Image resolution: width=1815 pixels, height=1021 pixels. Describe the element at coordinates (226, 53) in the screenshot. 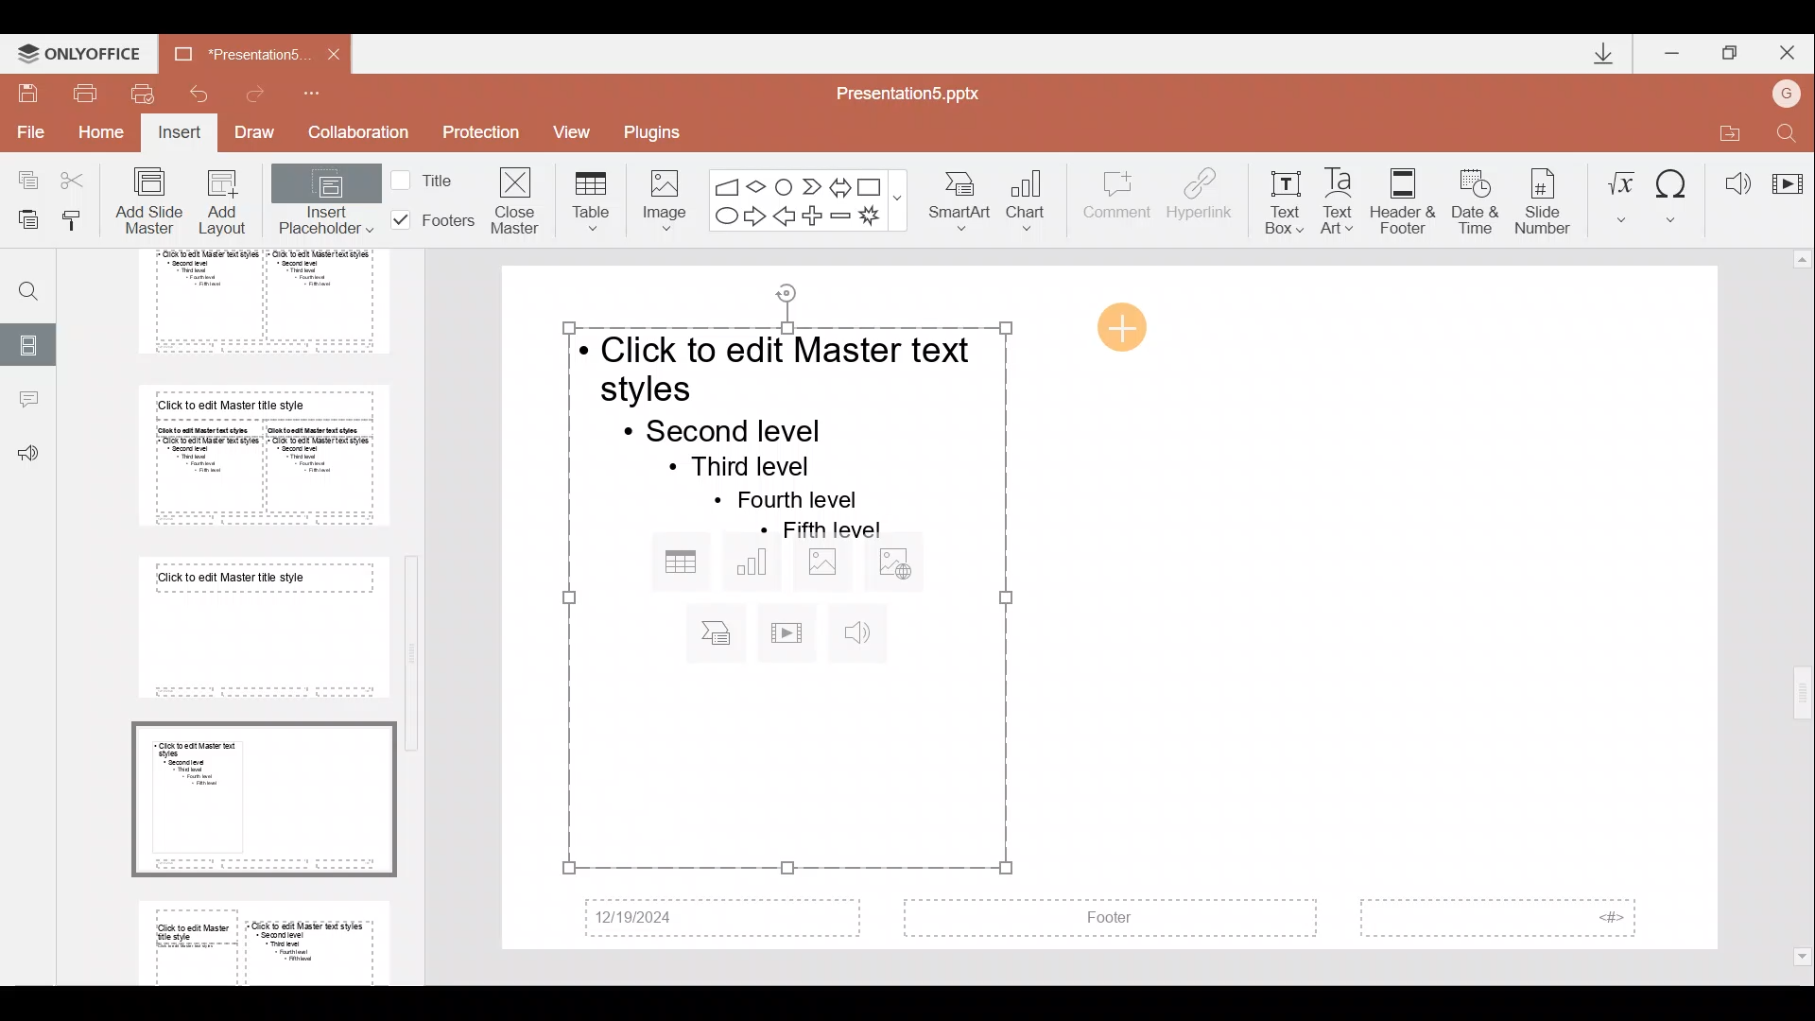

I see `Document name` at that location.